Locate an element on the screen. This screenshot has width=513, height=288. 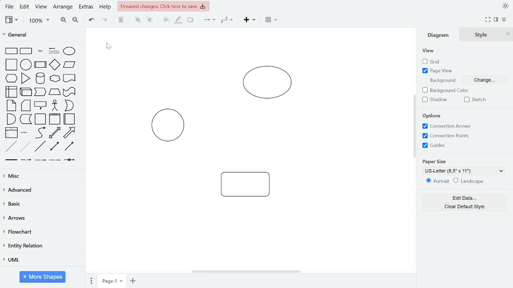
horizontal container is located at coordinates (70, 119).